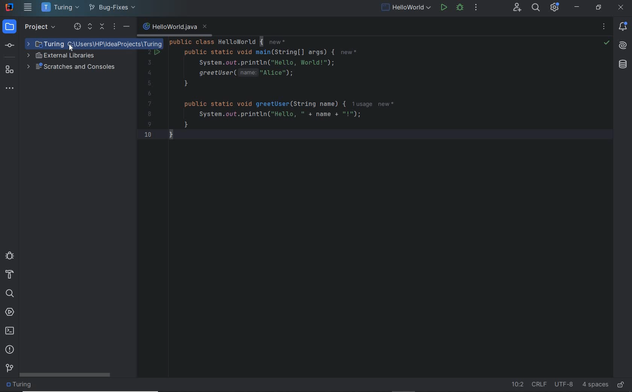  Describe the element at coordinates (518, 8) in the screenshot. I see `code with me` at that location.